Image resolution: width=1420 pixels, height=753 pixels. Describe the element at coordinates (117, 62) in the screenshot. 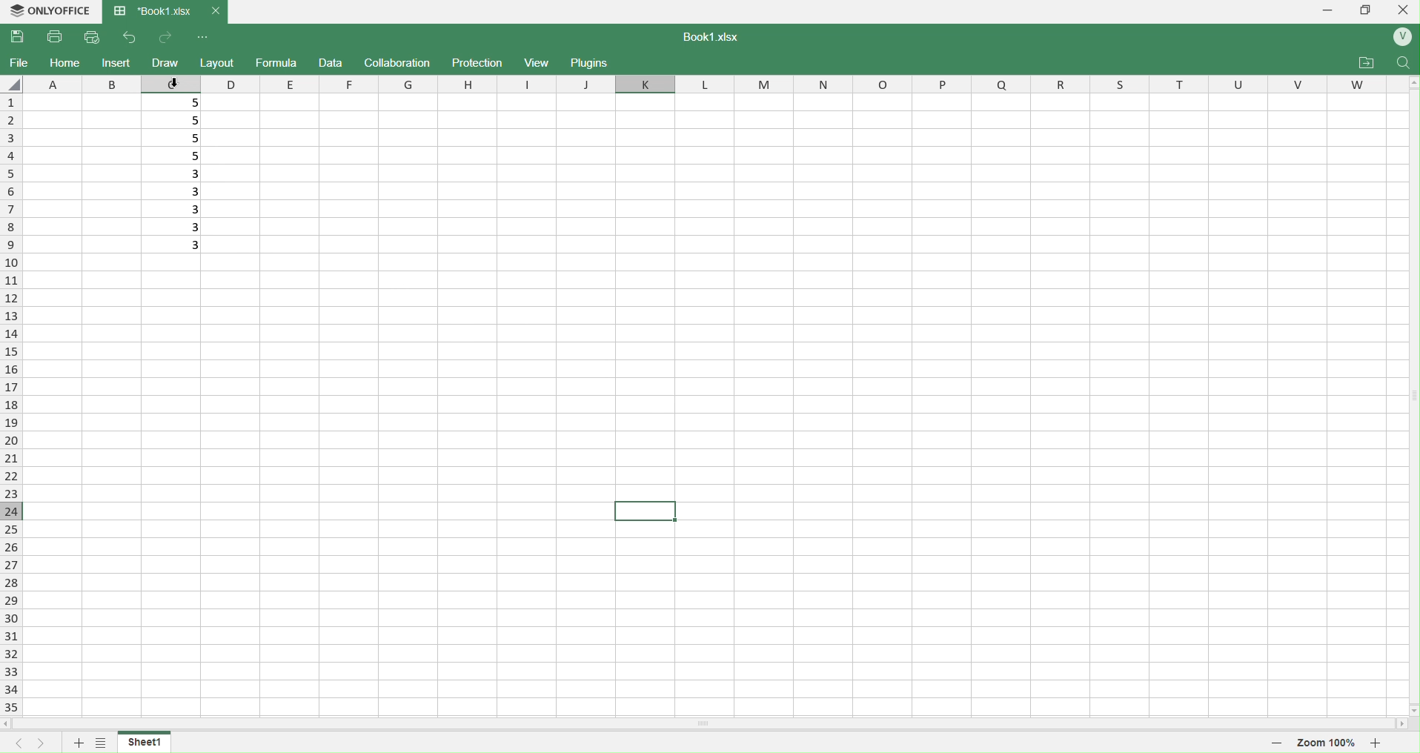

I see `Insert` at that location.